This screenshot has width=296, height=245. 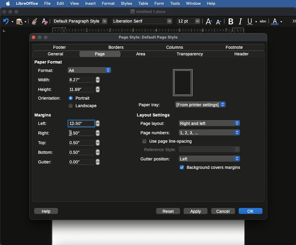 What do you see at coordinates (143, 21) in the screenshot?
I see `Font style` at bounding box center [143, 21].